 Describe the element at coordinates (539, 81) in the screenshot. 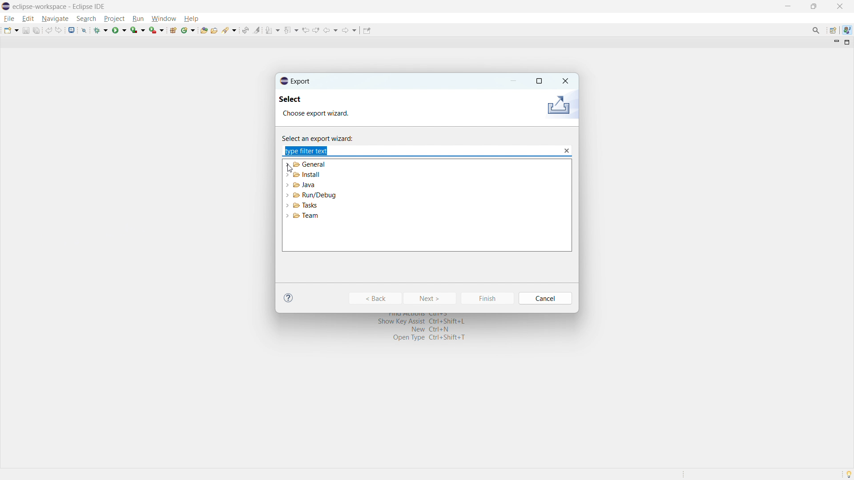

I see `maximize dialogbox` at that location.